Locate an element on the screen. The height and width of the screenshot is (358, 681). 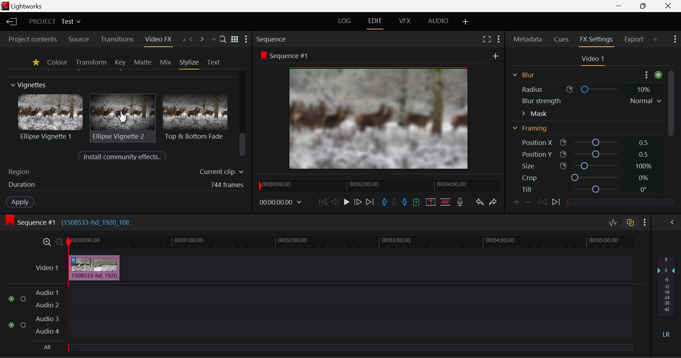
Add Layout is located at coordinates (466, 22).